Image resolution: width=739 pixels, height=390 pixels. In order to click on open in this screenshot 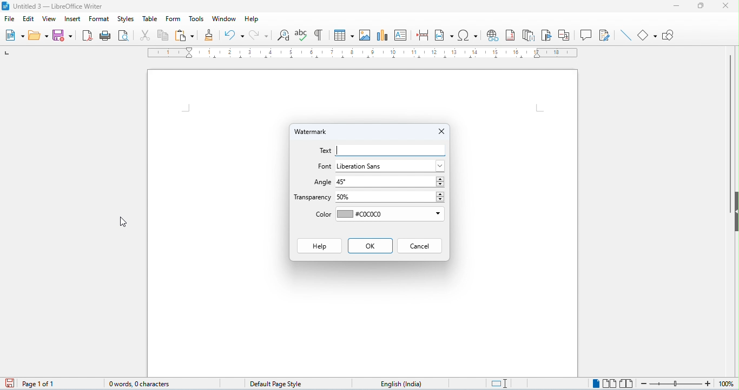, I will do `click(38, 35)`.